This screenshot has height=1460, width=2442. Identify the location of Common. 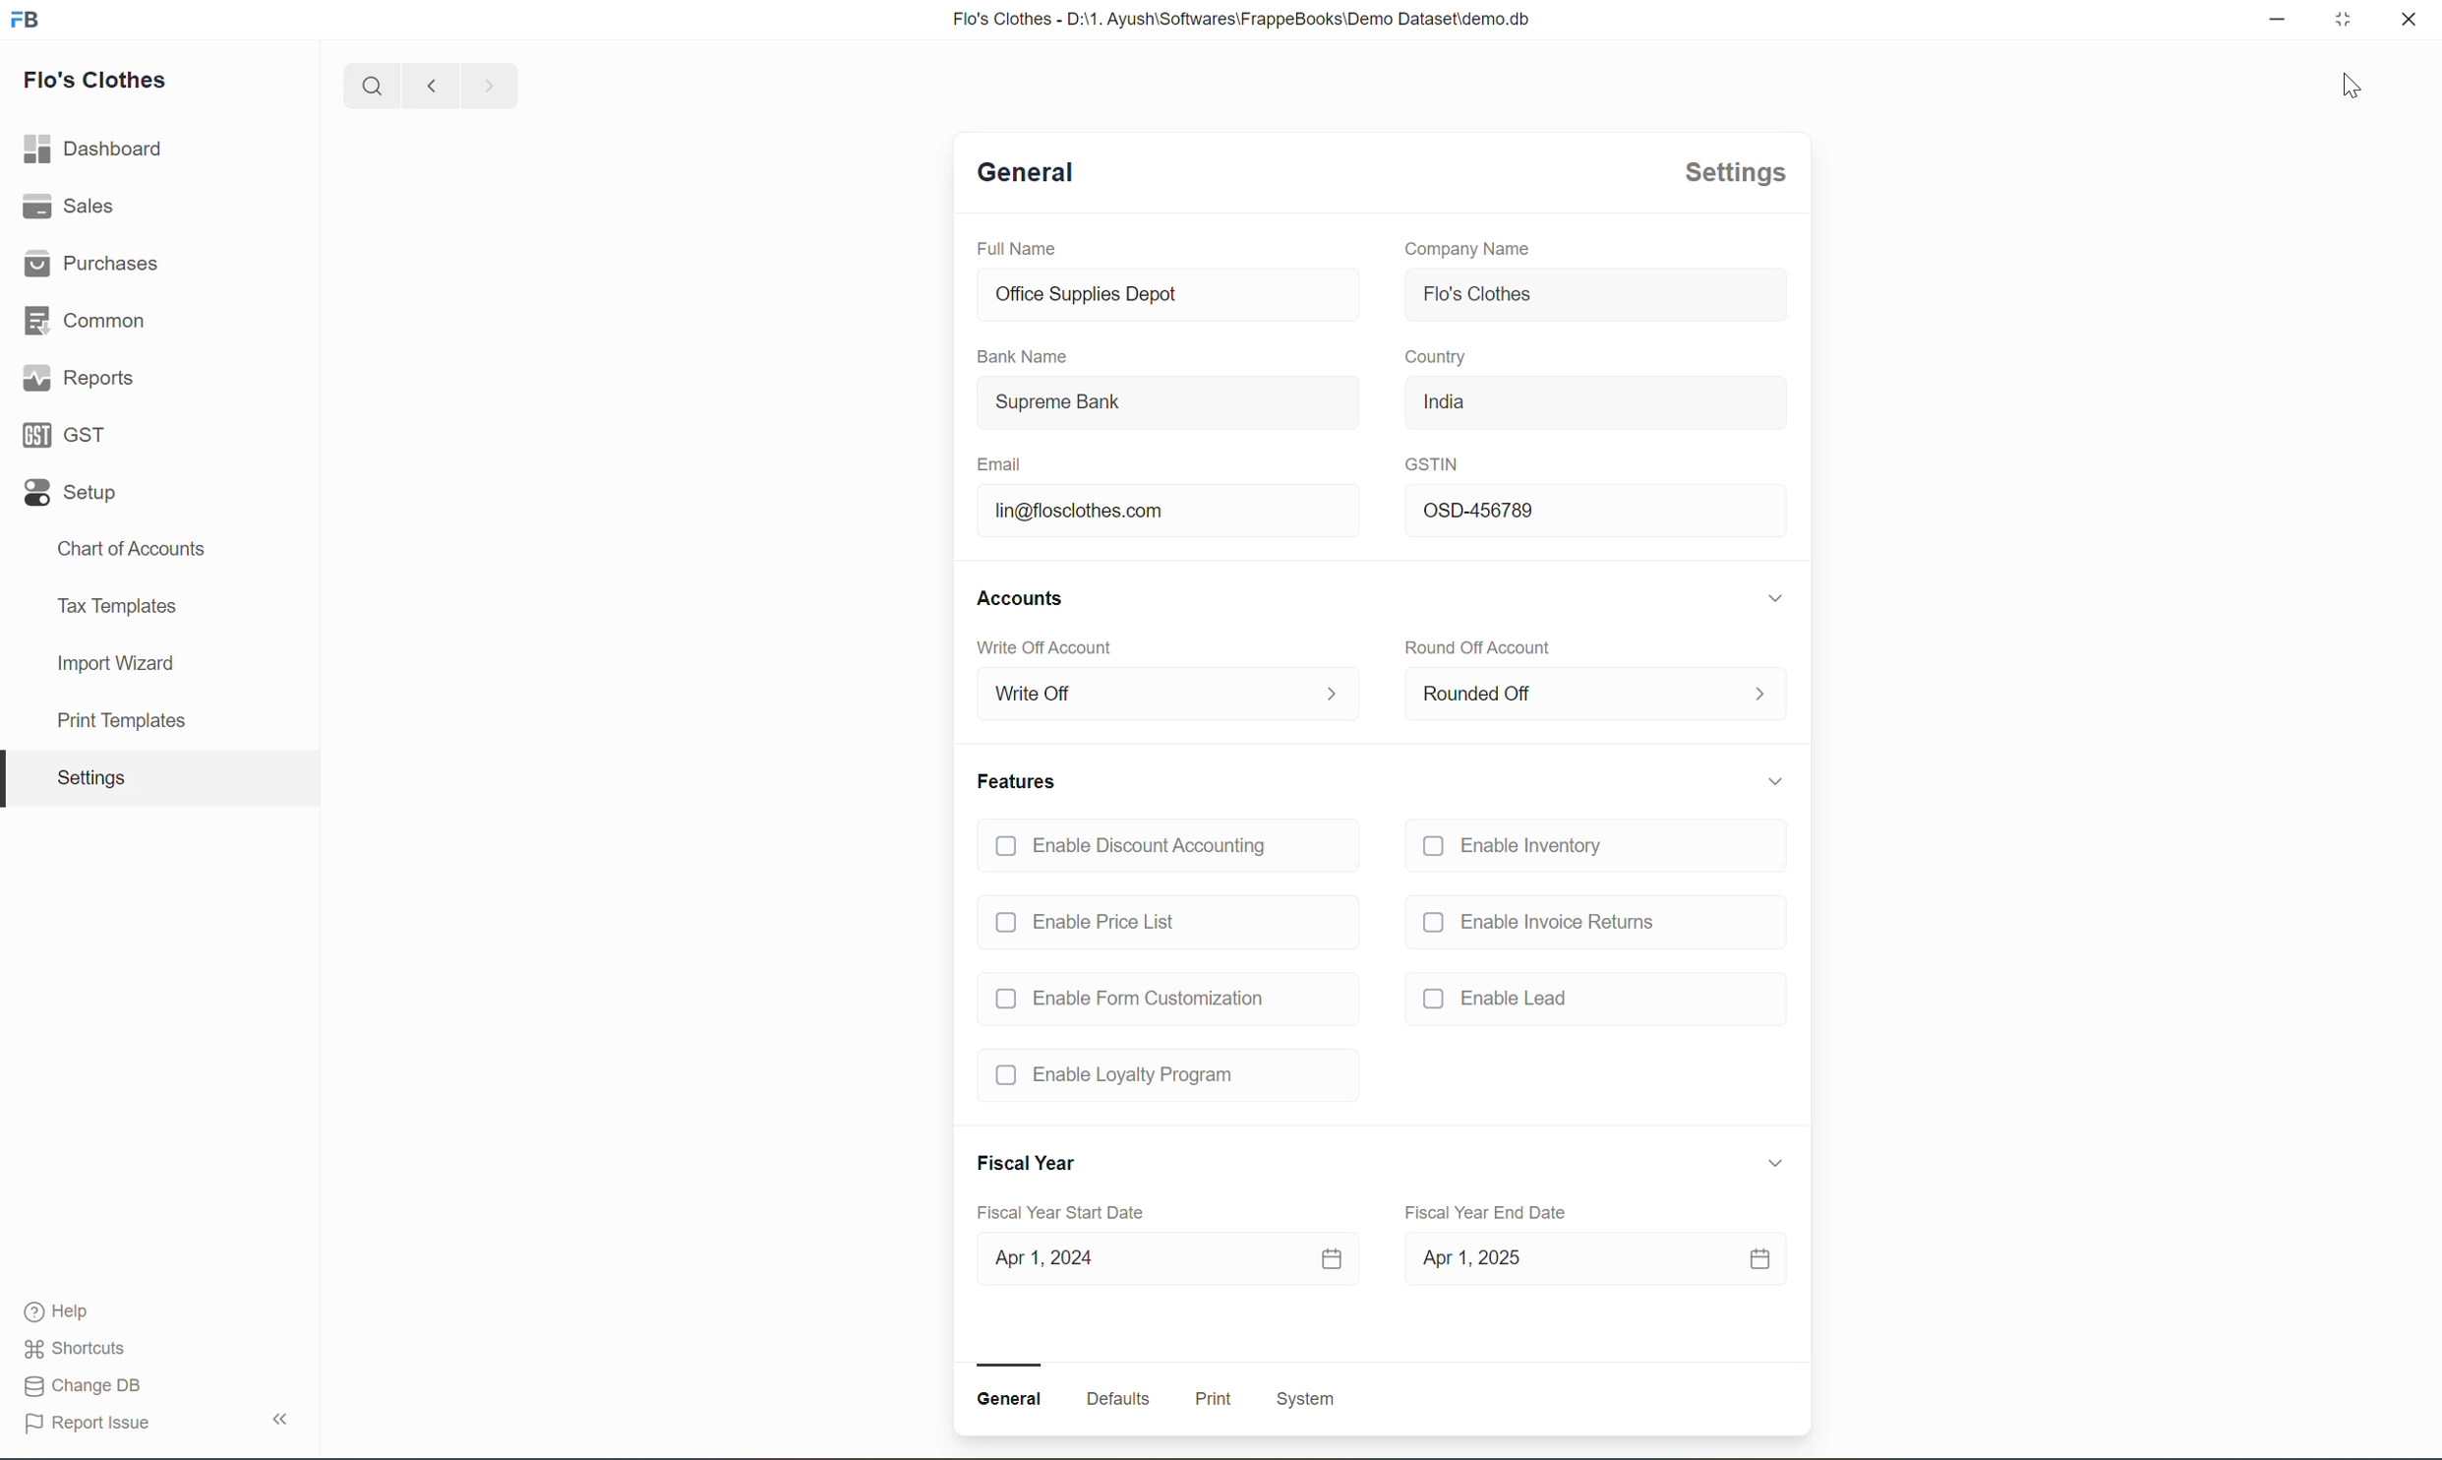
(85, 320).